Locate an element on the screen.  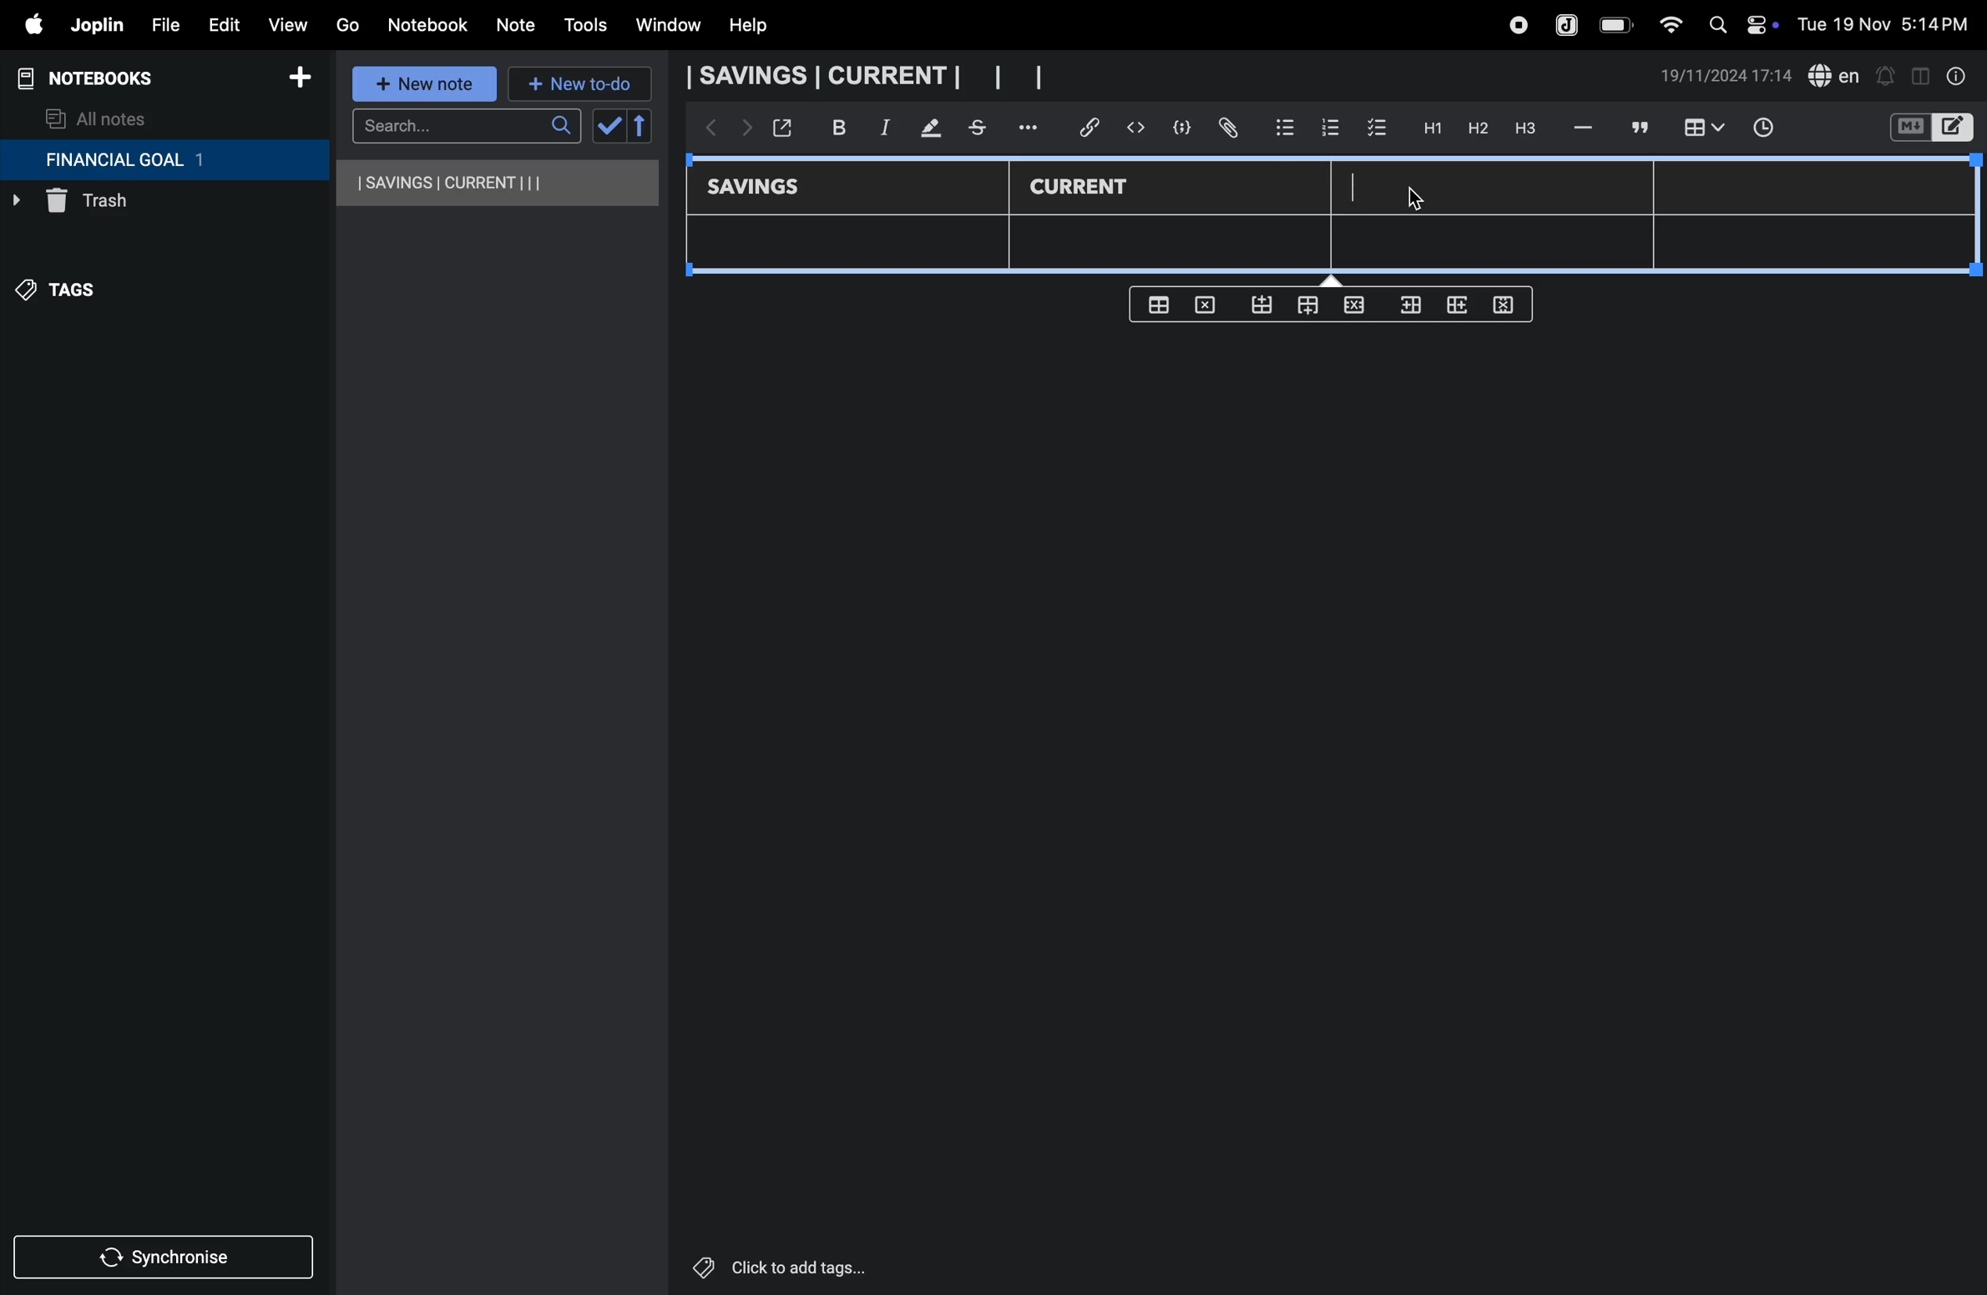
inser rows is located at coordinates (1408, 309).